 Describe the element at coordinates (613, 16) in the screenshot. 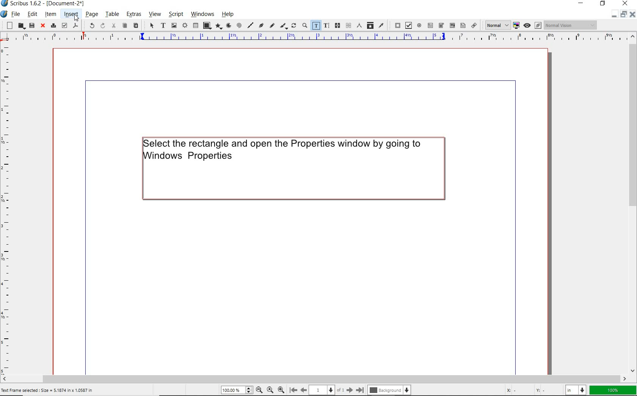

I see `minimise` at that location.